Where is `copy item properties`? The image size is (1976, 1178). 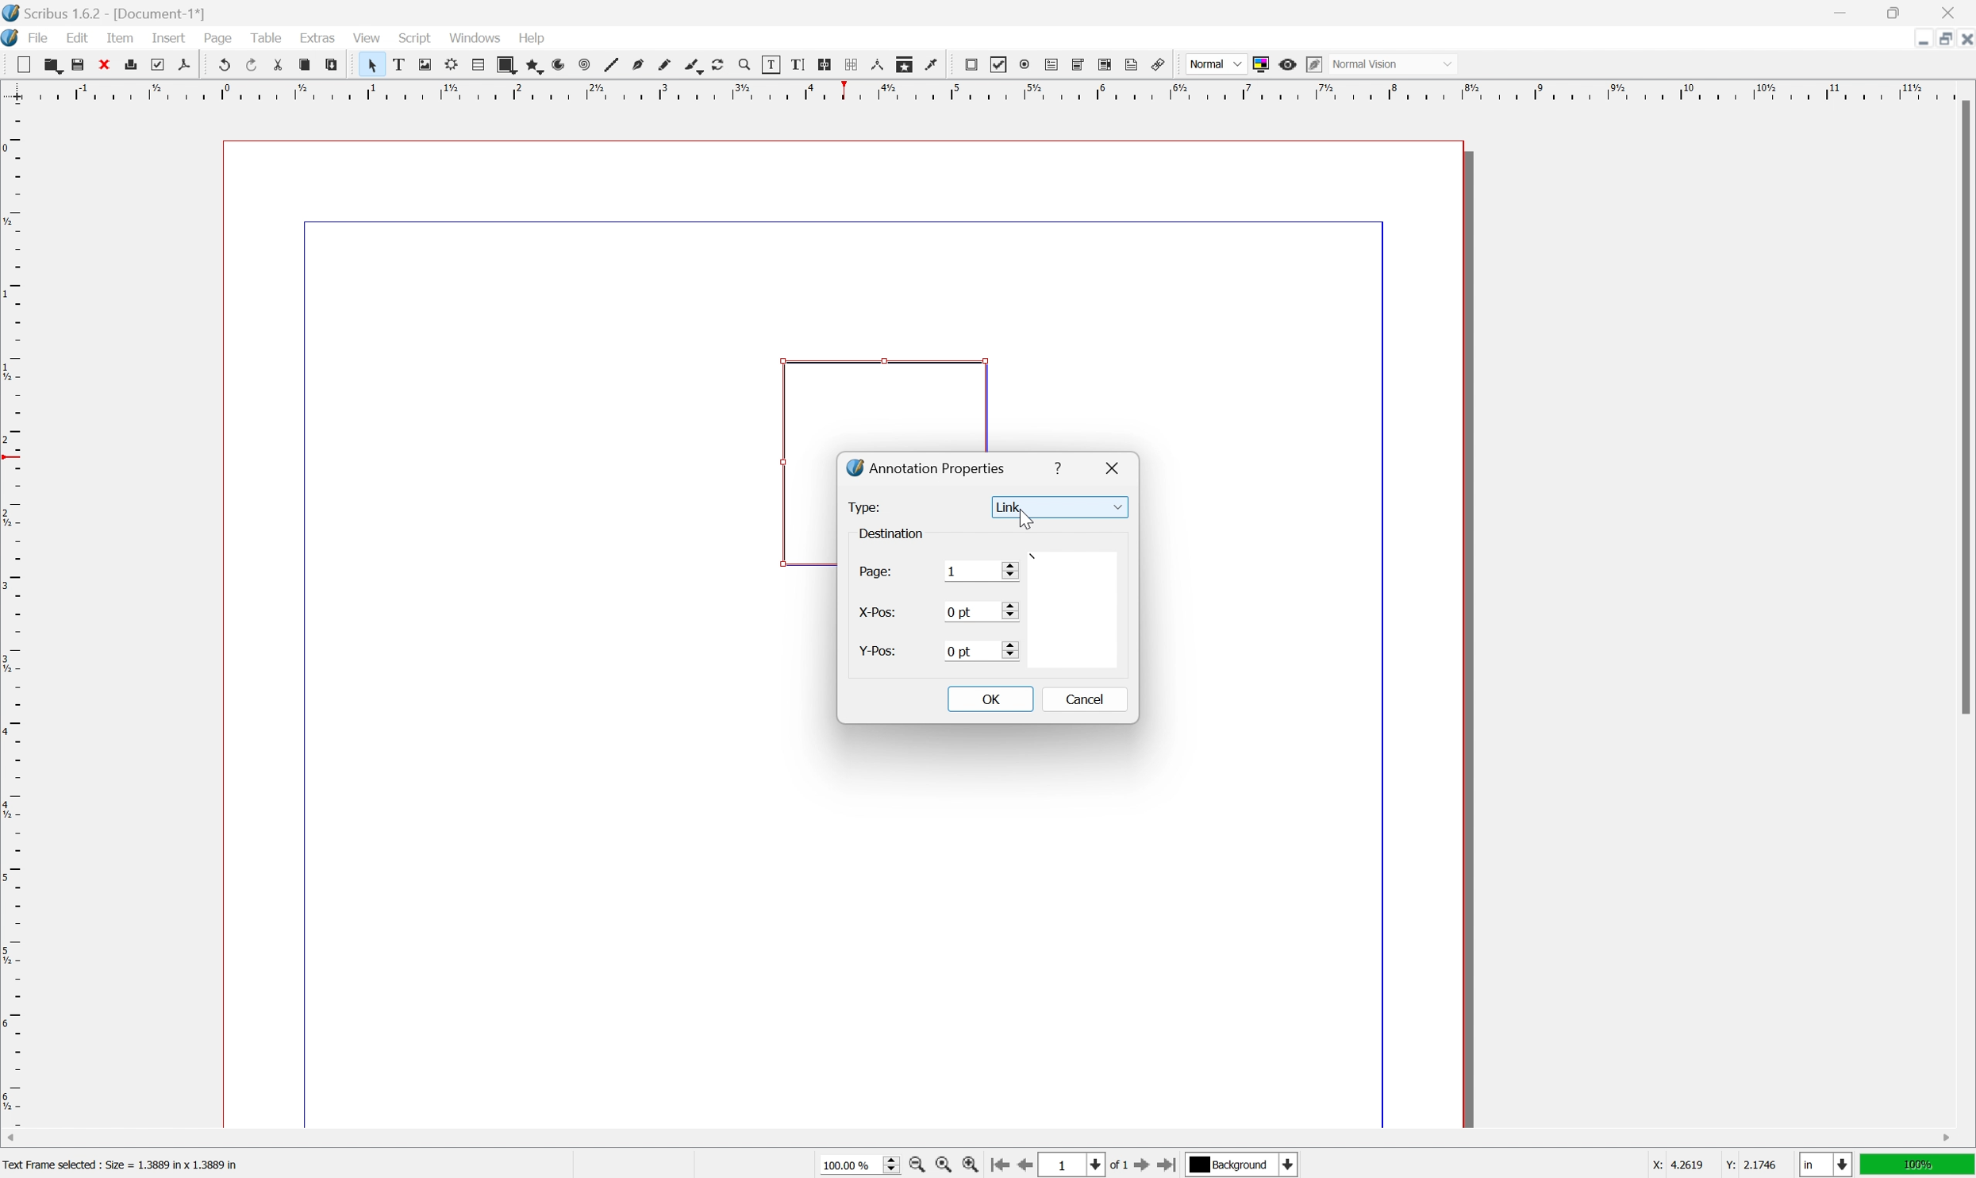
copy item properties is located at coordinates (905, 64).